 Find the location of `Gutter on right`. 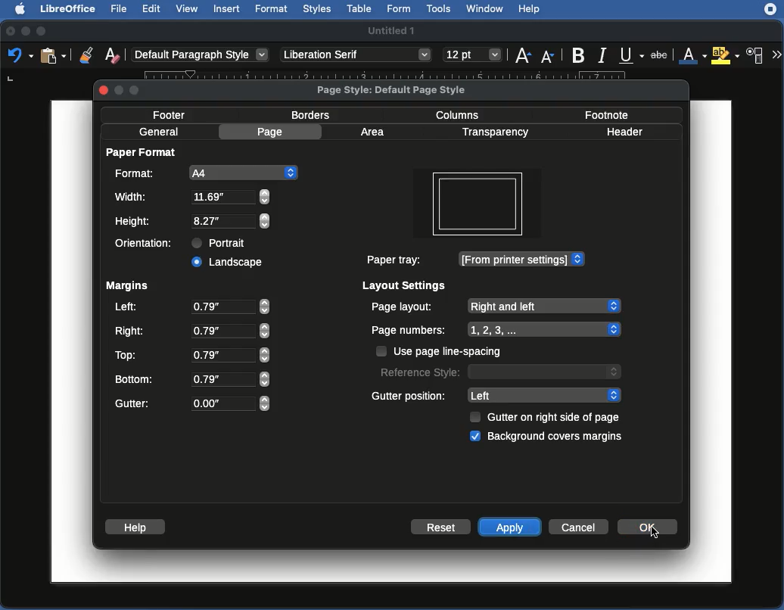

Gutter on right is located at coordinates (555, 418).